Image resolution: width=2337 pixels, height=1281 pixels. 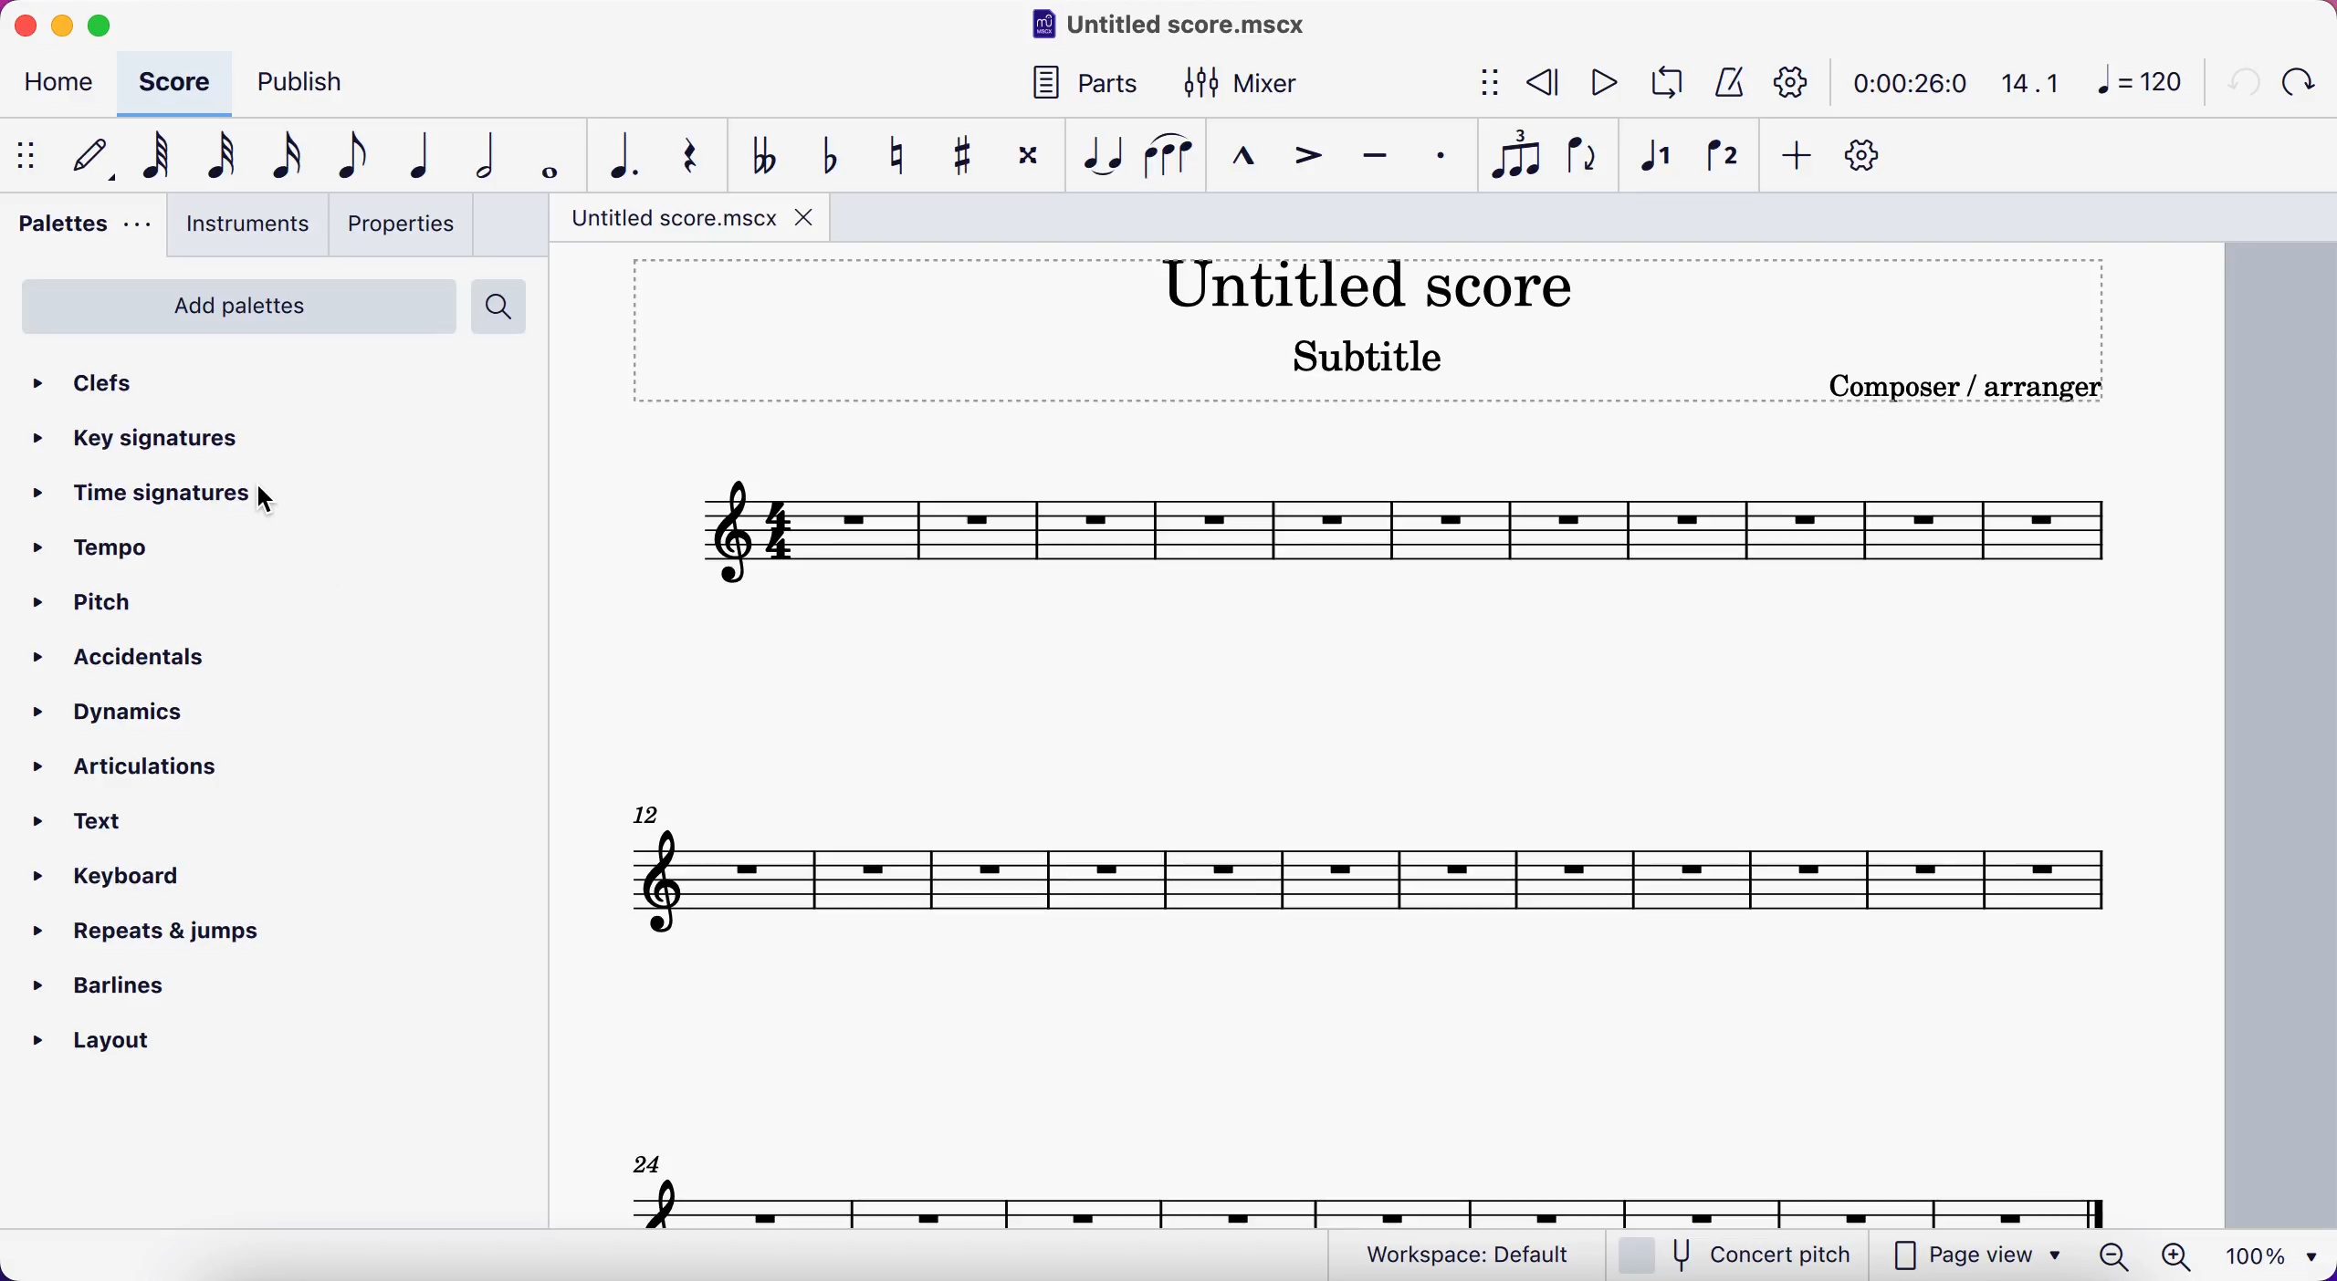 I want to click on cursor, so click(x=273, y=501).